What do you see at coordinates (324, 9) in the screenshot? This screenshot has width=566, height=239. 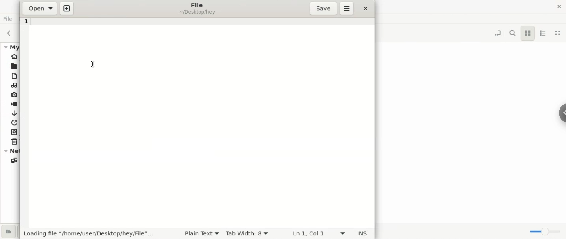 I see `save` at bounding box center [324, 9].